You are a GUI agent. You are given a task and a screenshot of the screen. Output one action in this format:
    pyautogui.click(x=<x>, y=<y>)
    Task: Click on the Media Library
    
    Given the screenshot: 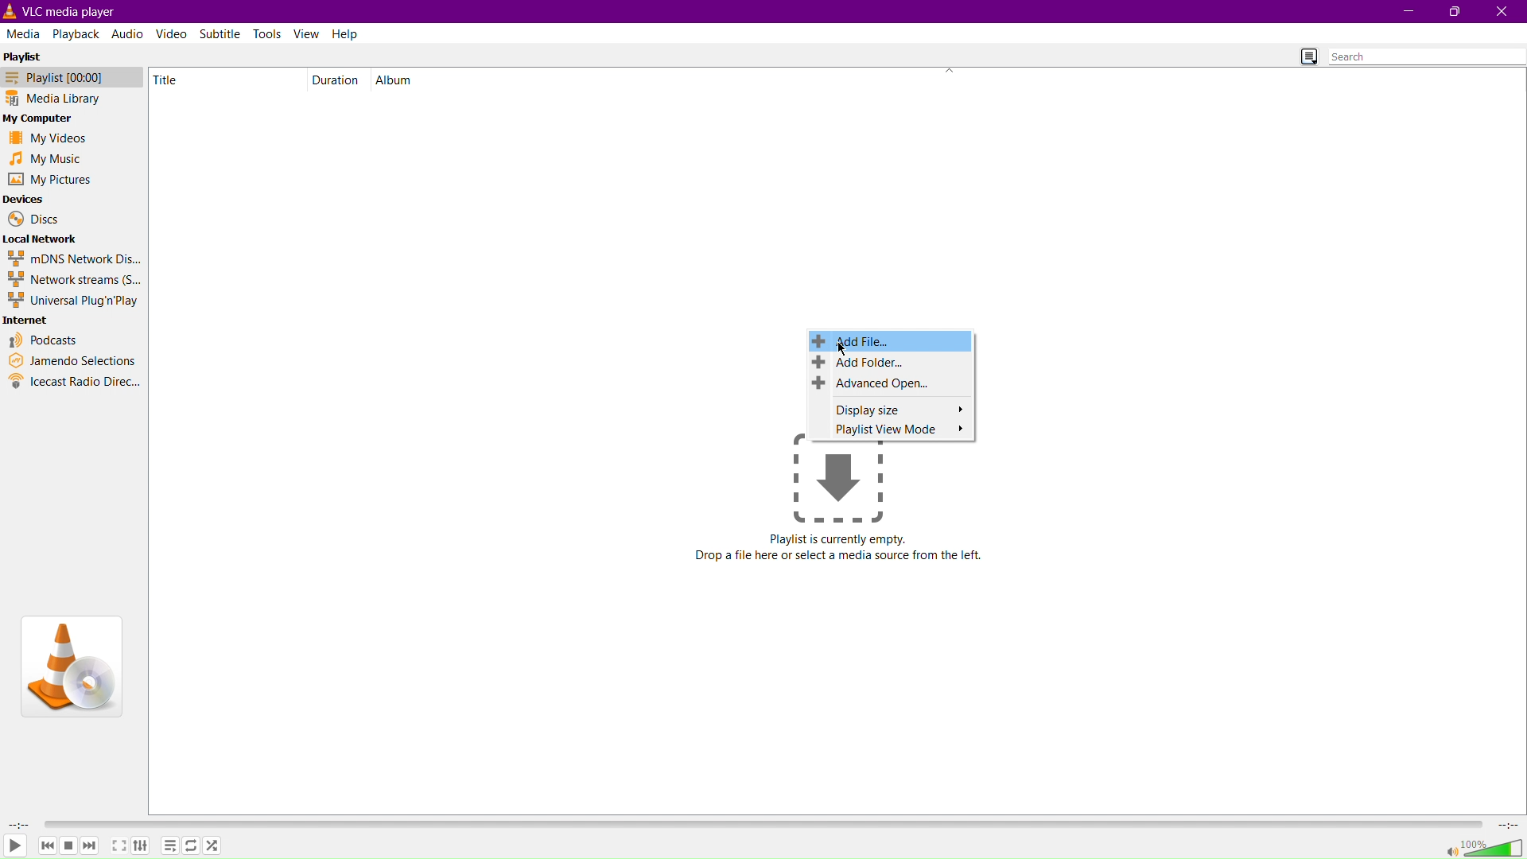 What is the action you would take?
    pyautogui.click(x=67, y=99)
    